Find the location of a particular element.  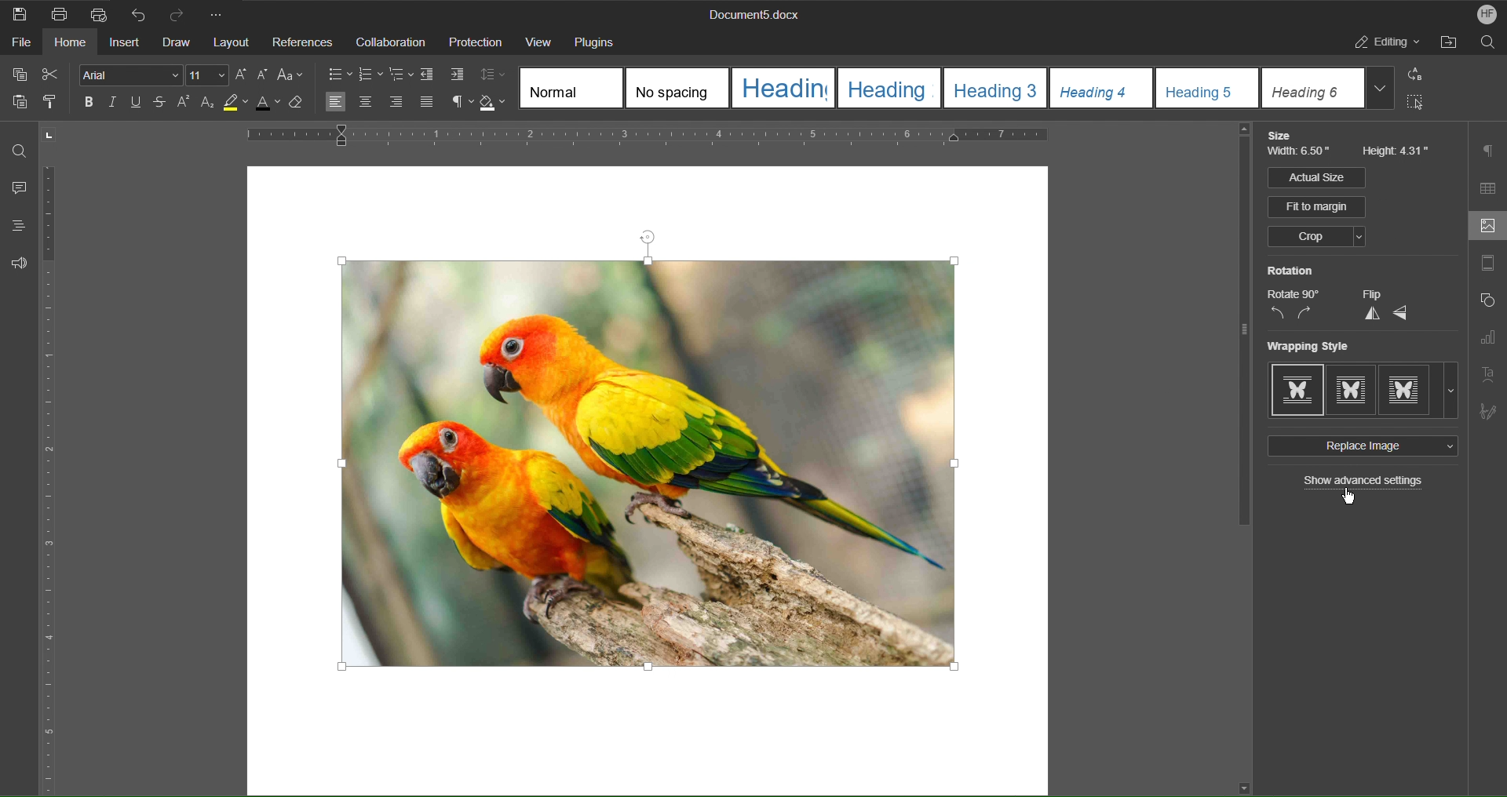

Paragraph Settings is located at coordinates (1490, 151).